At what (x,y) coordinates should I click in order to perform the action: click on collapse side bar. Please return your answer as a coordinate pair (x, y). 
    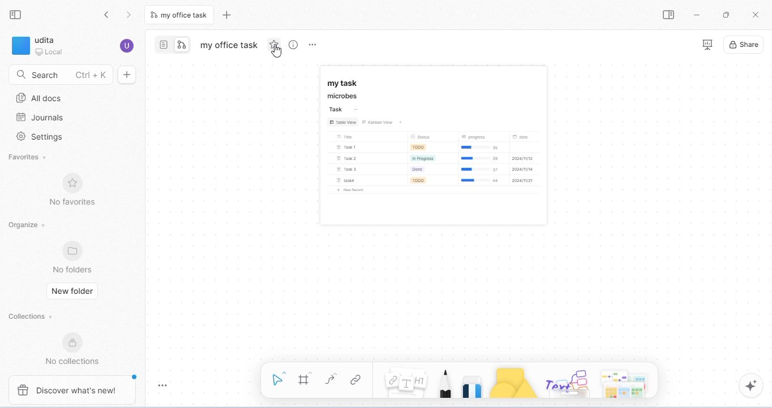
    Looking at the image, I should click on (18, 16).